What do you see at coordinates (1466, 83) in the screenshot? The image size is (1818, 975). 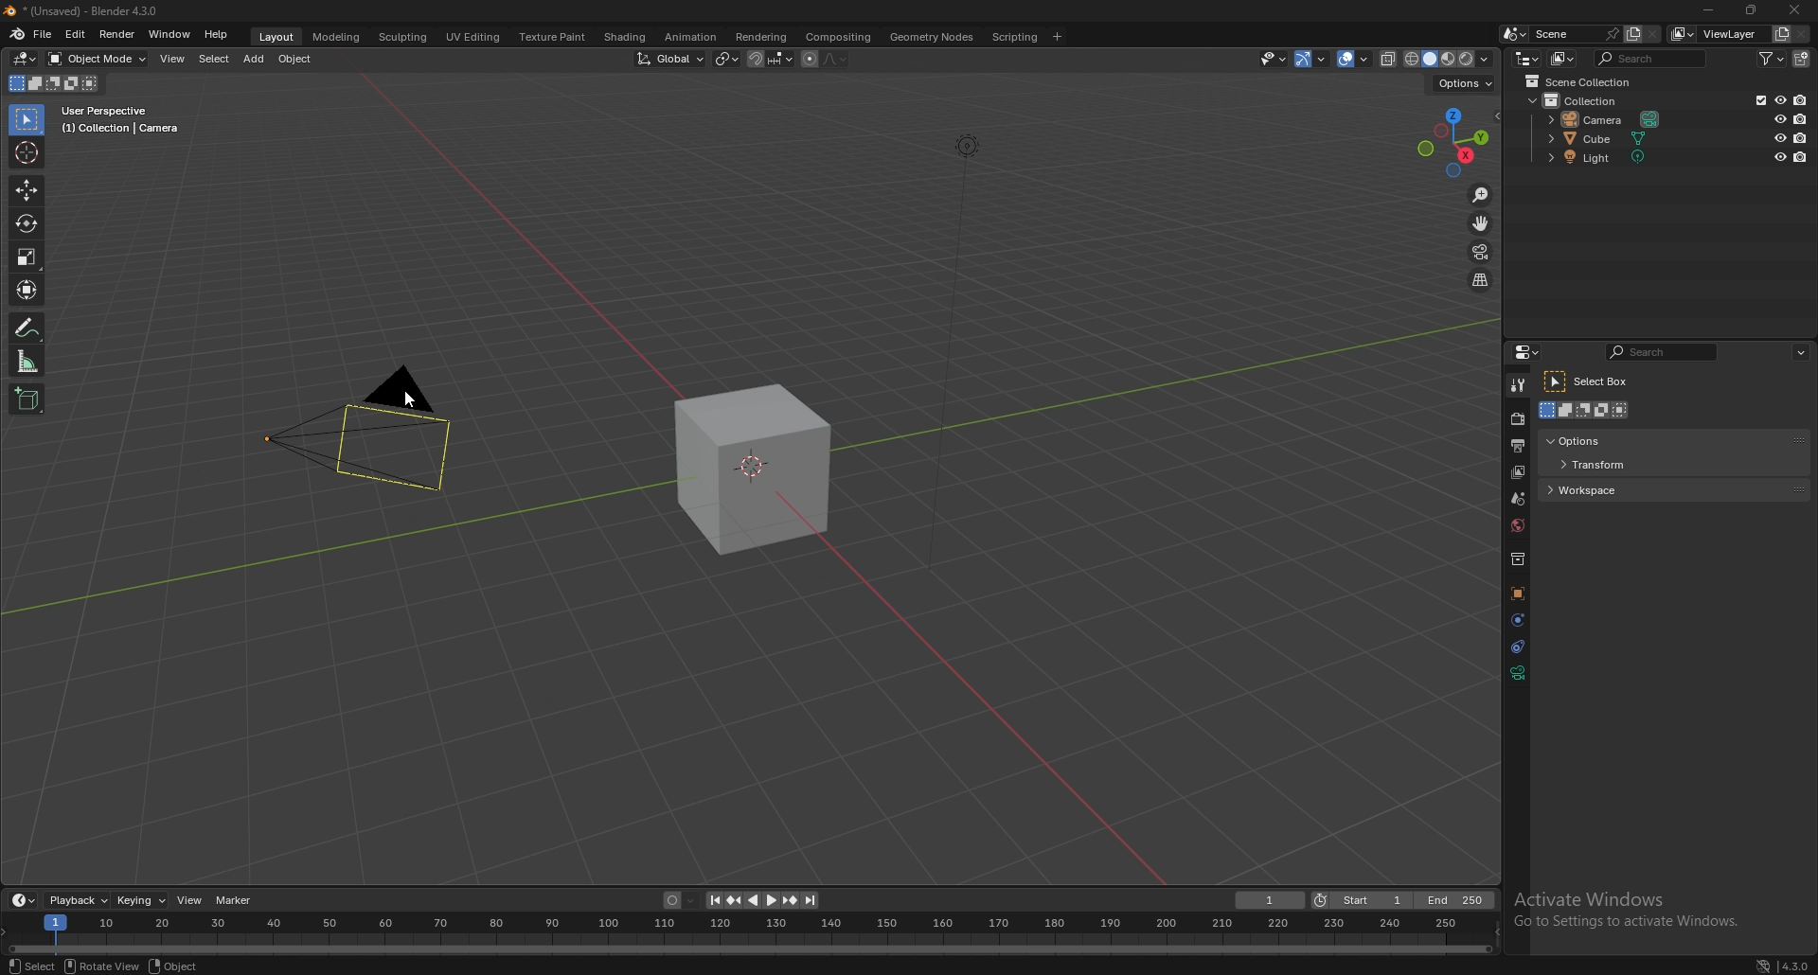 I see `options` at bounding box center [1466, 83].